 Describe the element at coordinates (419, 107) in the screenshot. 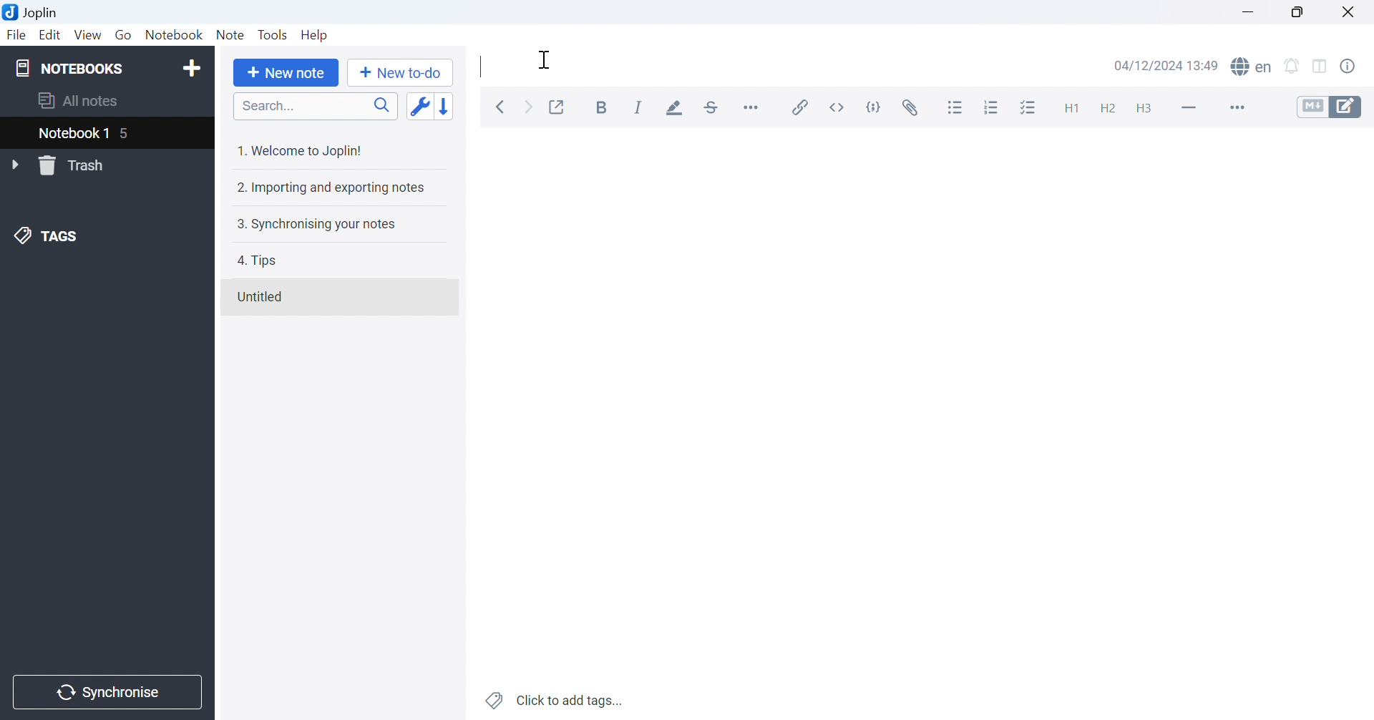

I see `Toggle sort order field` at that location.